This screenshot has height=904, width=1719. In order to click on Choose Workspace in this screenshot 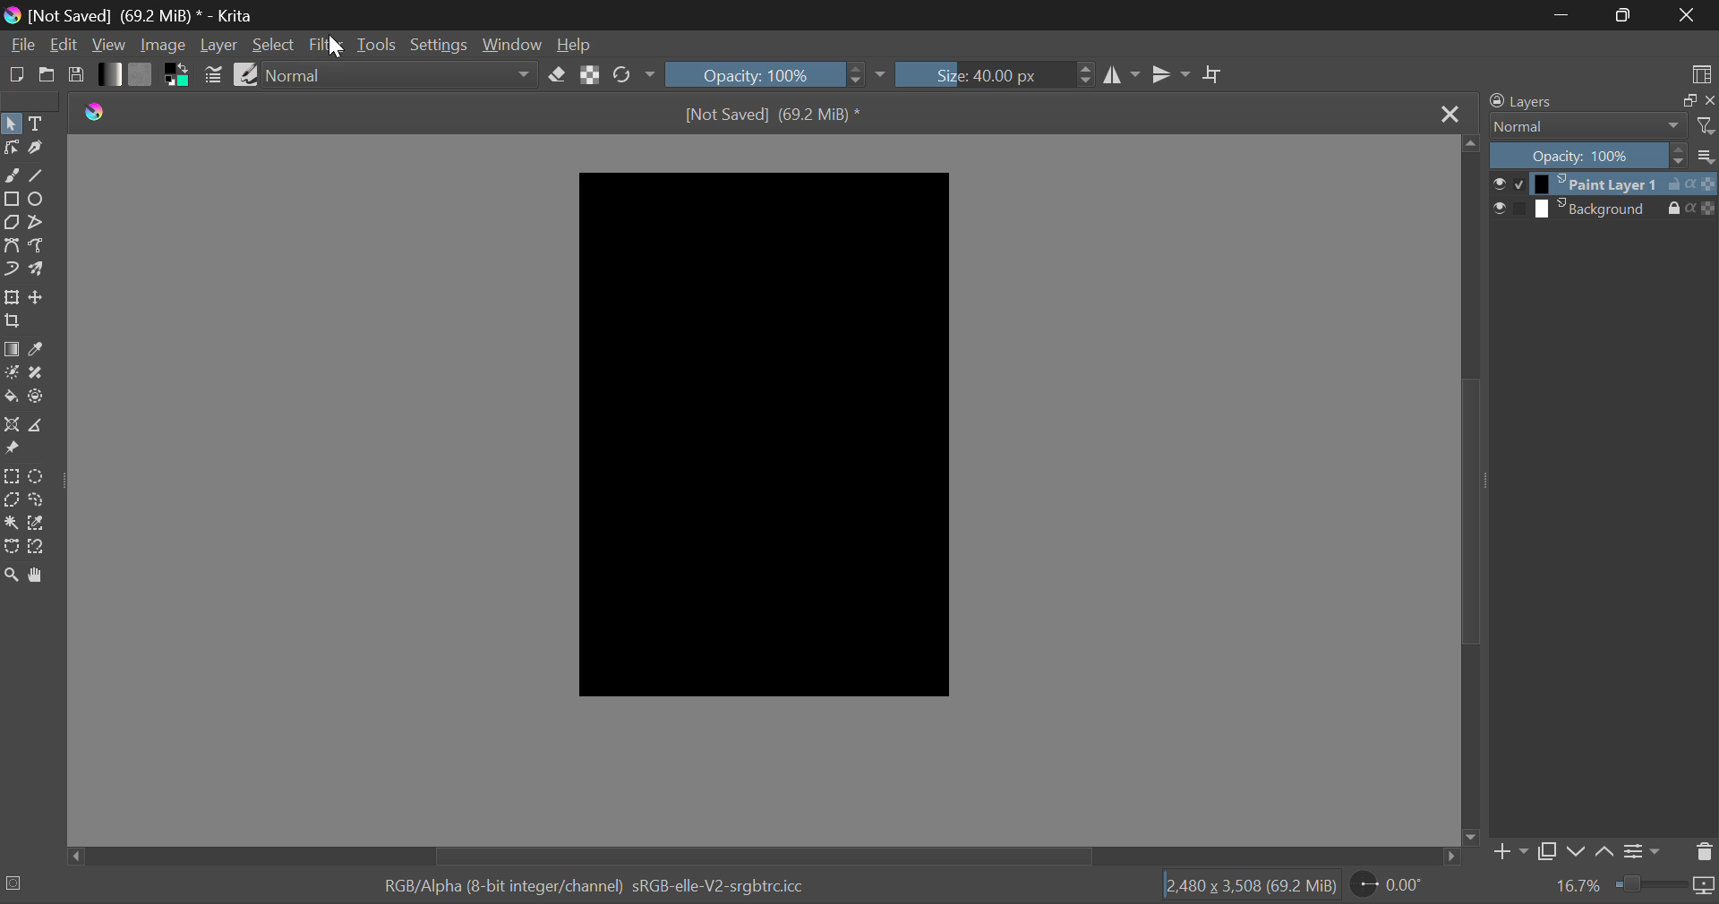, I will do `click(1699, 72)`.